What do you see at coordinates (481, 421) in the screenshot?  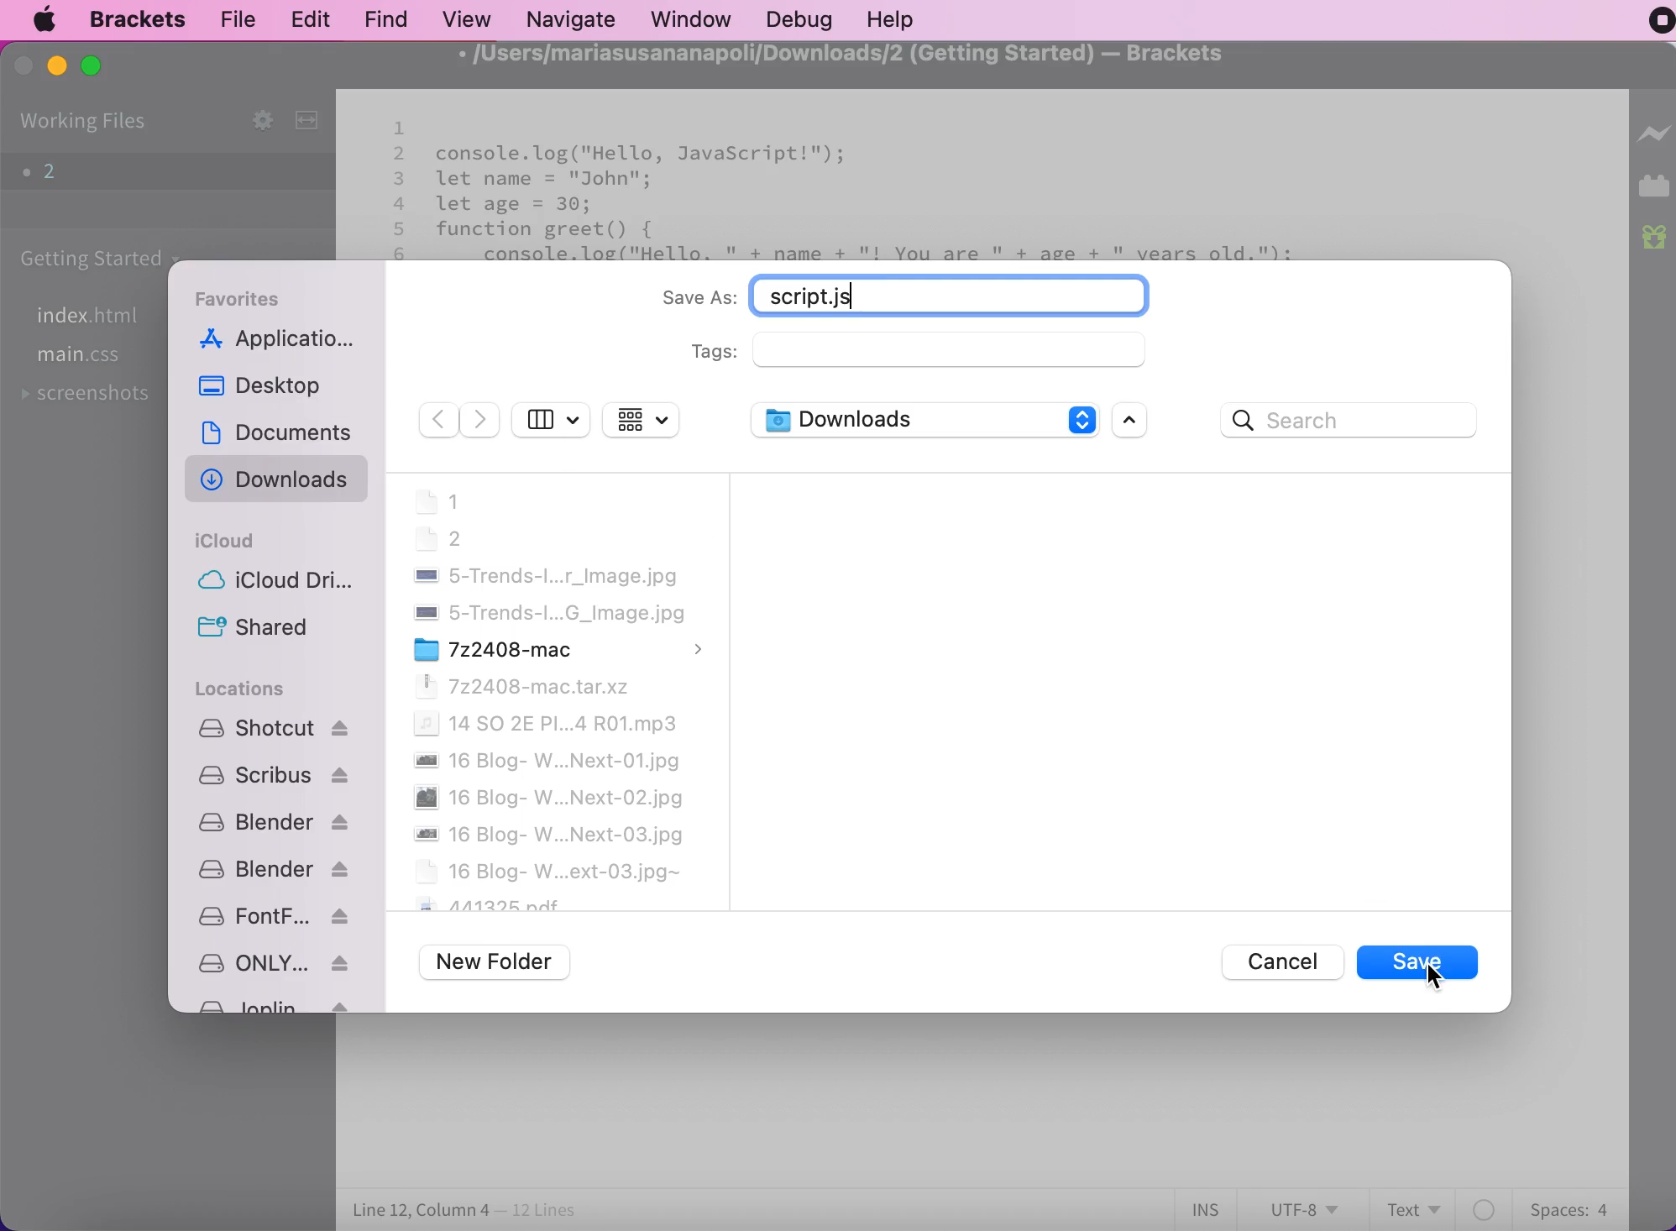 I see `forward` at bounding box center [481, 421].